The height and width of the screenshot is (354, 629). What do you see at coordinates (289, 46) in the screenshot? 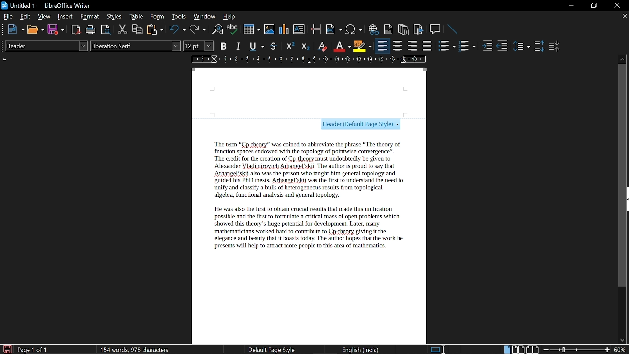
I see `Superscript` at bounding box center [289, 46].